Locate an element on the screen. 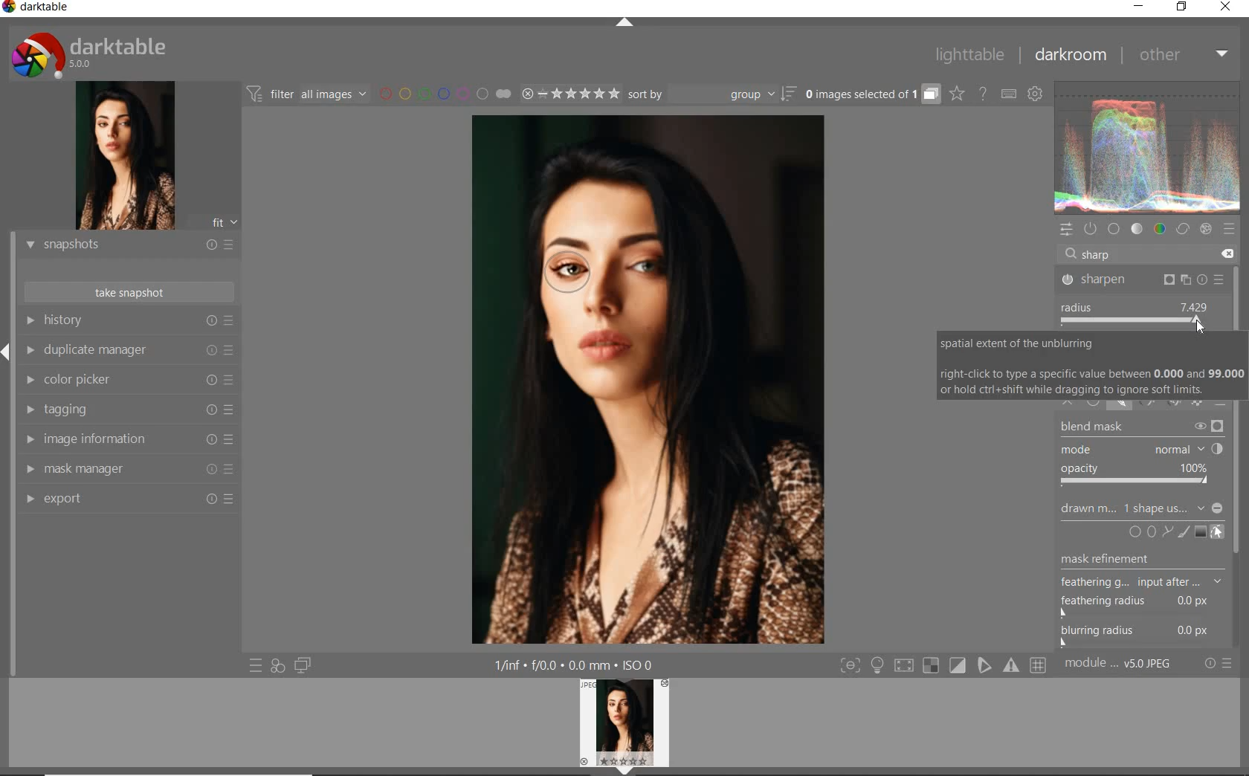  no mask is located at coordinates (1154, 508).